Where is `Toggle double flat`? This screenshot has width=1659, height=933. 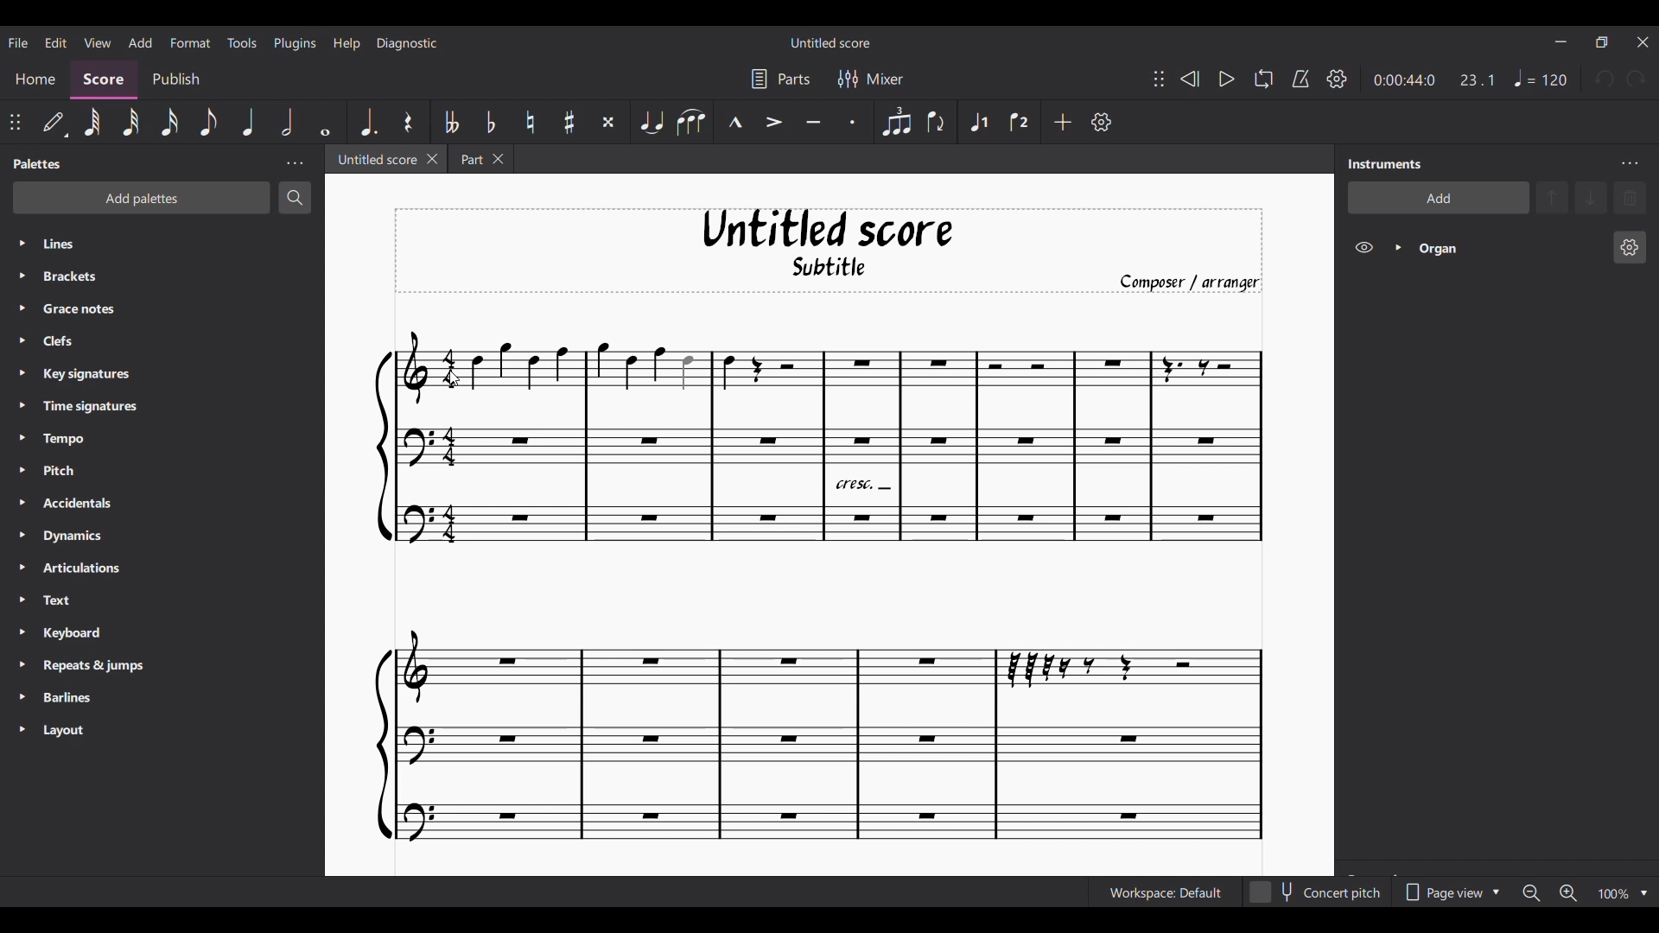 Toggle double flat is located at coordinates (452, 122).